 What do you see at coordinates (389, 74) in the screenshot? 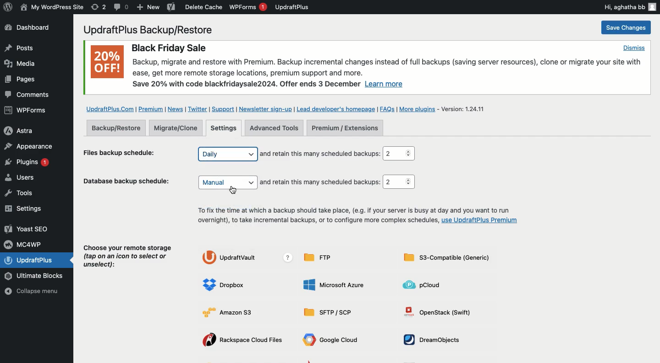
I see `Backup, migrate and restore with Premium. Backup incremental changes instead of full backups (saving server resources), clone or migrate your site withease, get more remote storage locations, premium support and more. Save 20% with code blackfridaysale2024. Offer ends 3 December Learn more` at bounding box center [389, 74].